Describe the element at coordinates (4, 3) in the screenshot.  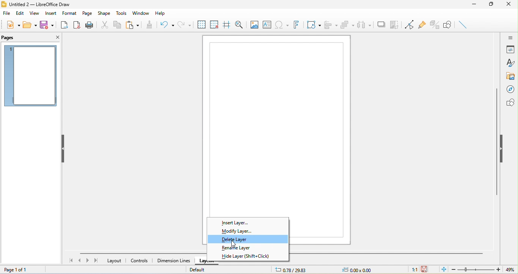
I see `logo` at that location.